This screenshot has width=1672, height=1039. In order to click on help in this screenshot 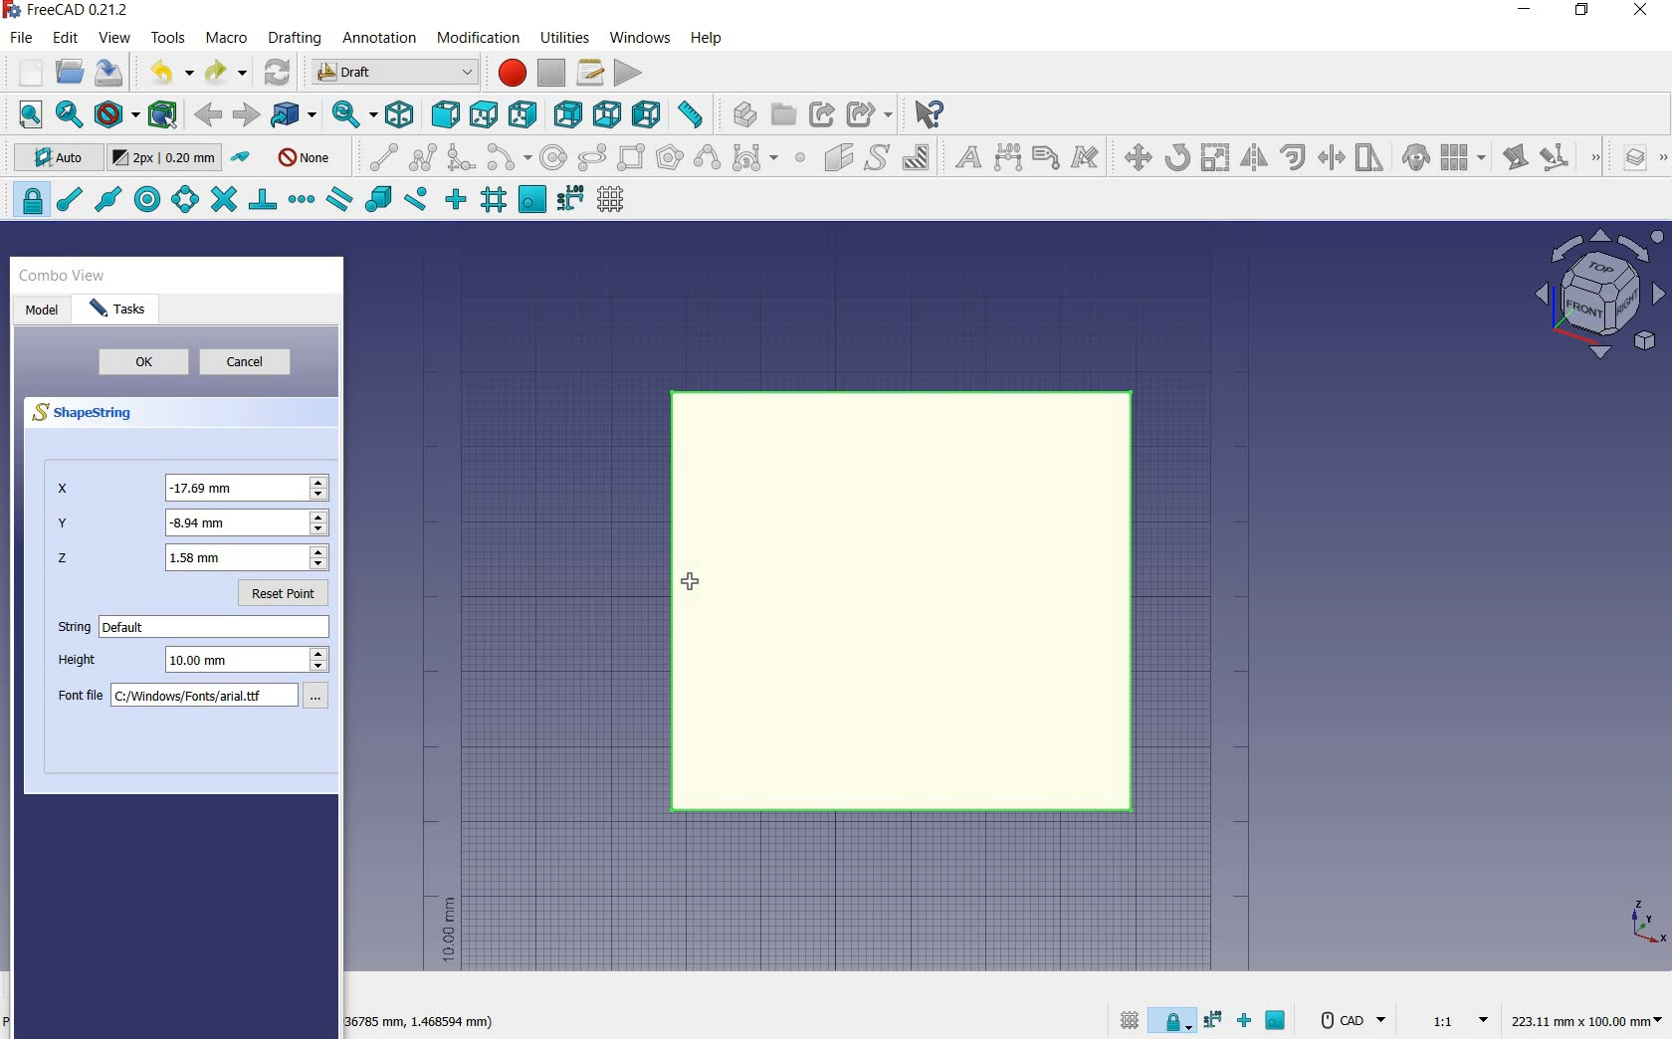, I will do `click(706, 38)`.